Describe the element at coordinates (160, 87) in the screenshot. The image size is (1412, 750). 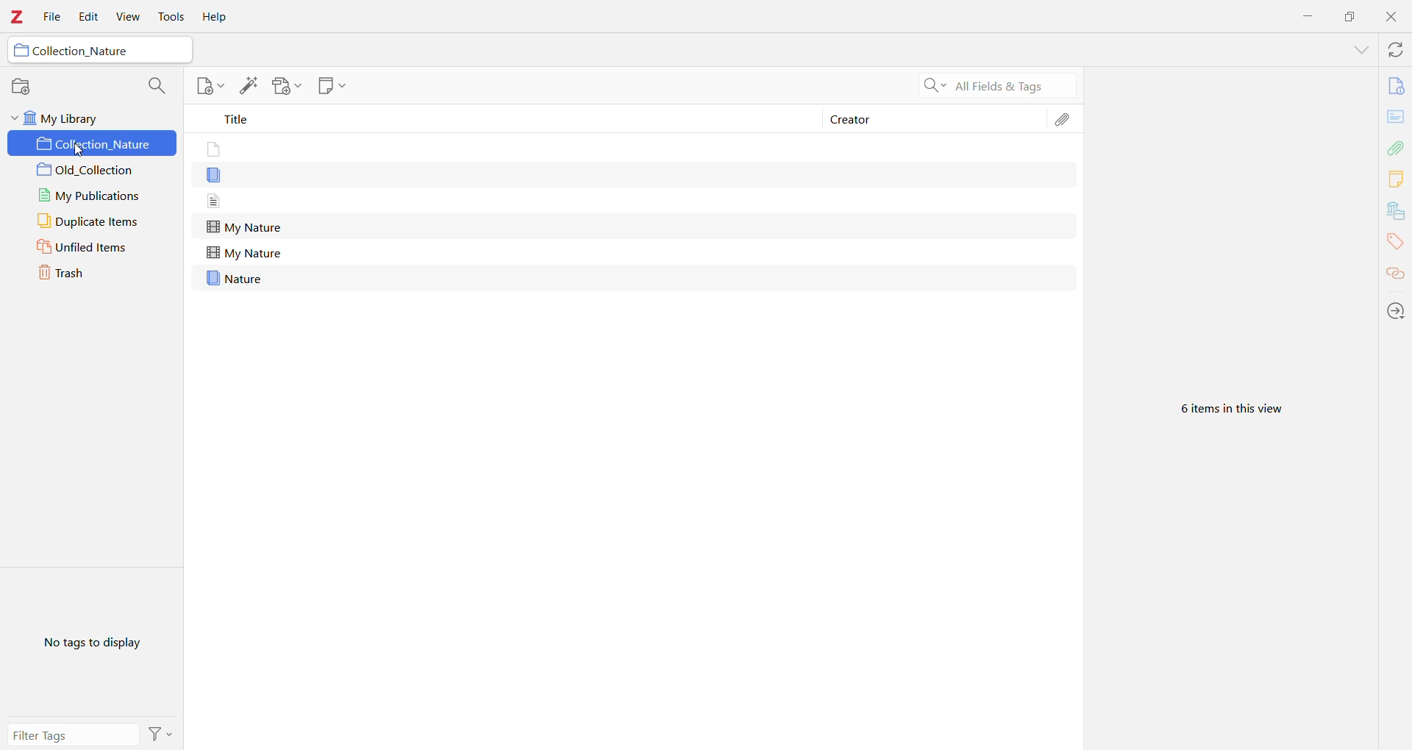
I see `Filter Collections` at that location.